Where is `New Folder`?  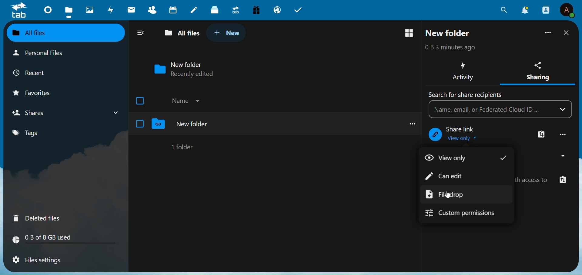 New Folder is located at coordinates (192, 124).